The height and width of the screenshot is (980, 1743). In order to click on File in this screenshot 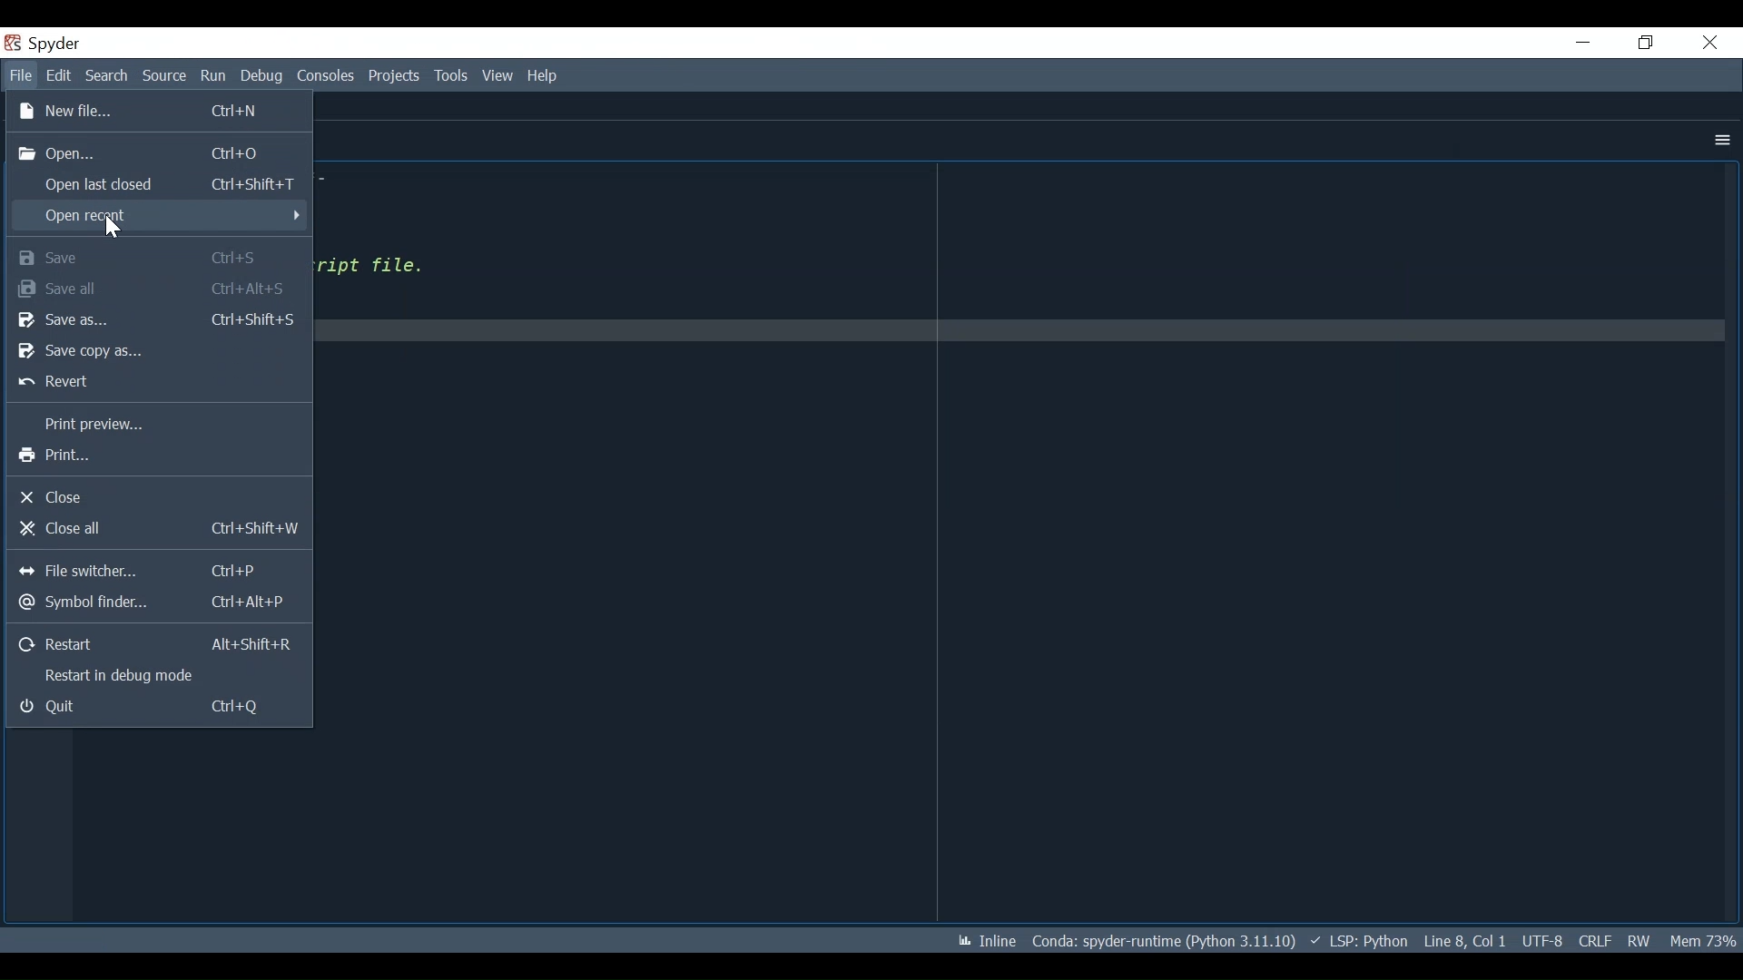, I will do `click(20, 75)`.